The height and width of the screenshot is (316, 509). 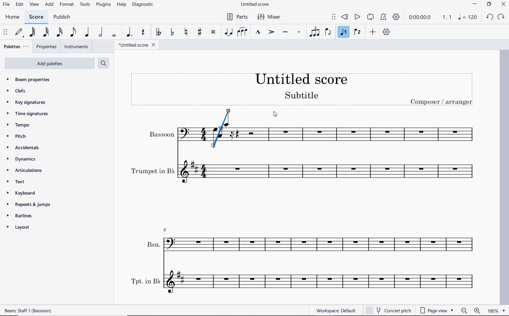 What do you see at coordinates (11, 17) in the screenshot?
I see `home` at bounding box center [11, 17].